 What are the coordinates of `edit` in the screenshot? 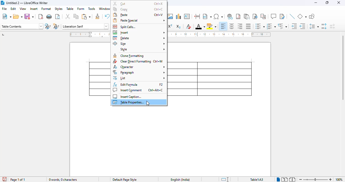 It's located at (13, 9).